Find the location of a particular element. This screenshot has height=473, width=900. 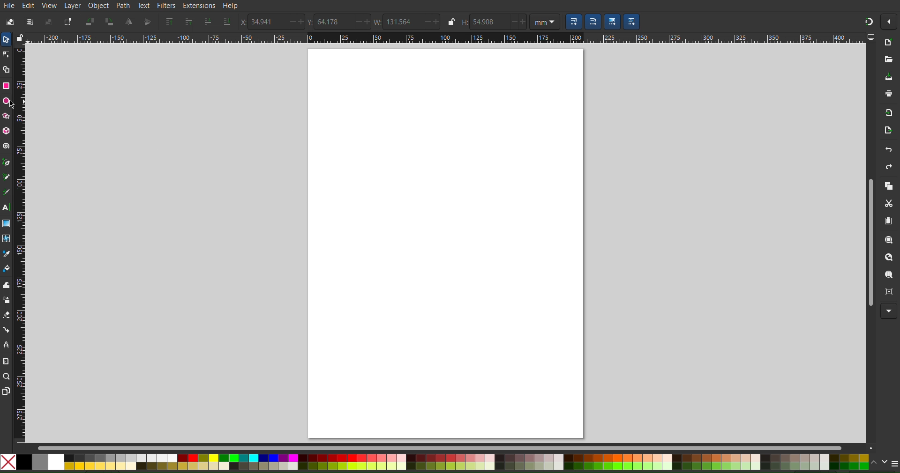

64 is located at coordinates (332, 22).